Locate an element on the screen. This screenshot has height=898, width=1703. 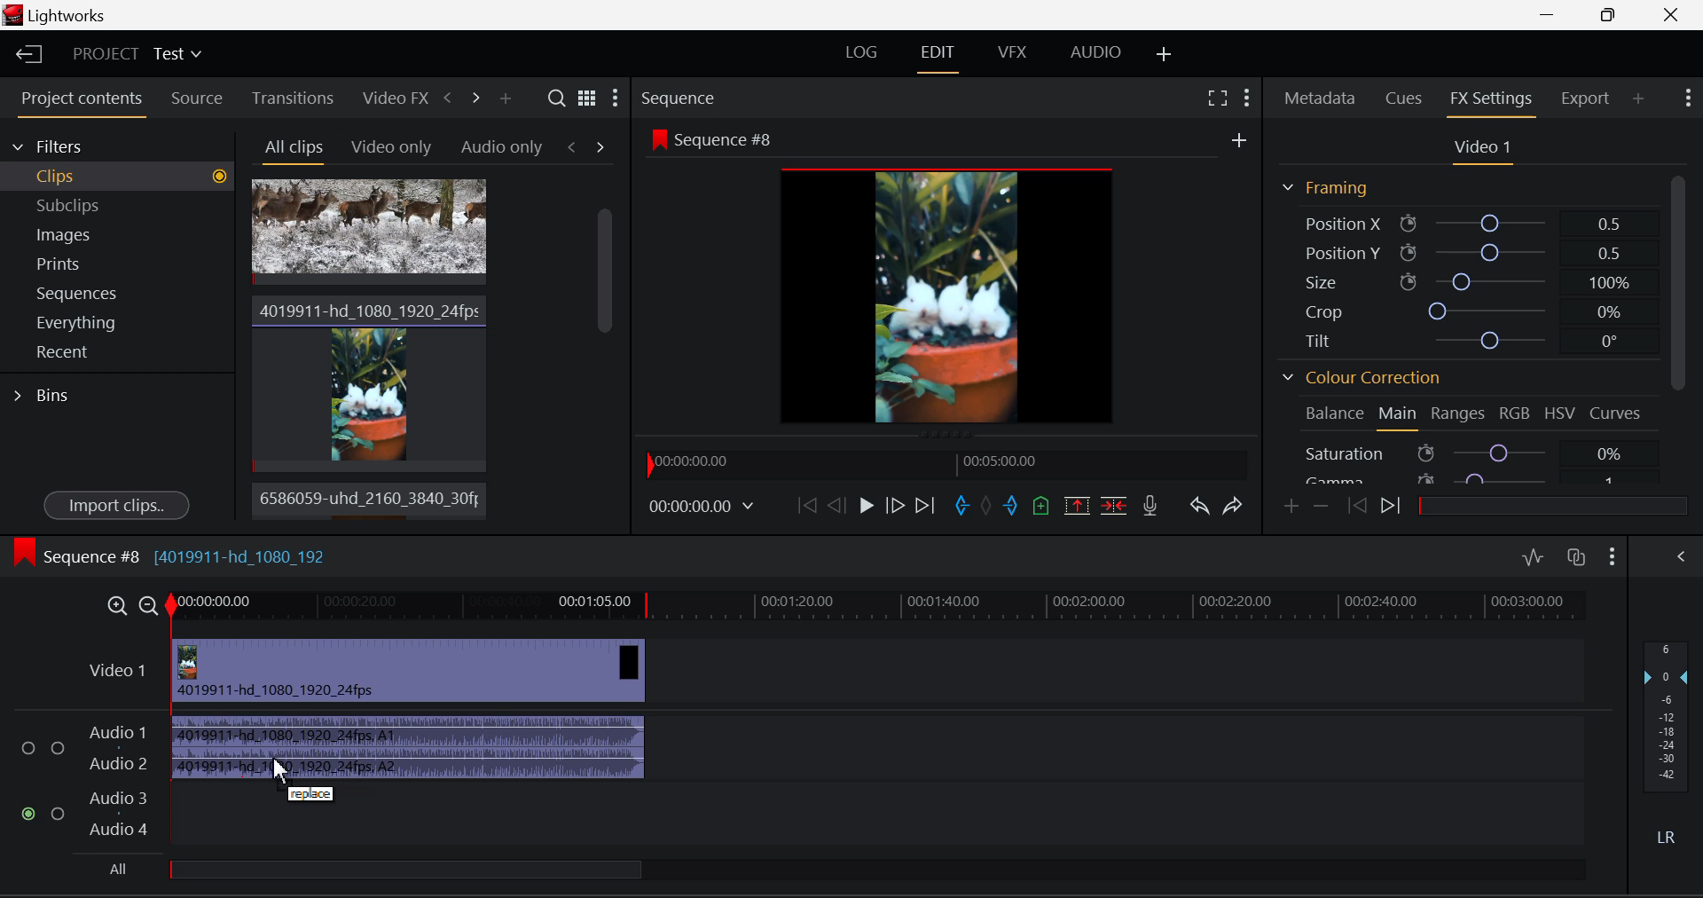
Project Title is located at coordinates (135, 54).